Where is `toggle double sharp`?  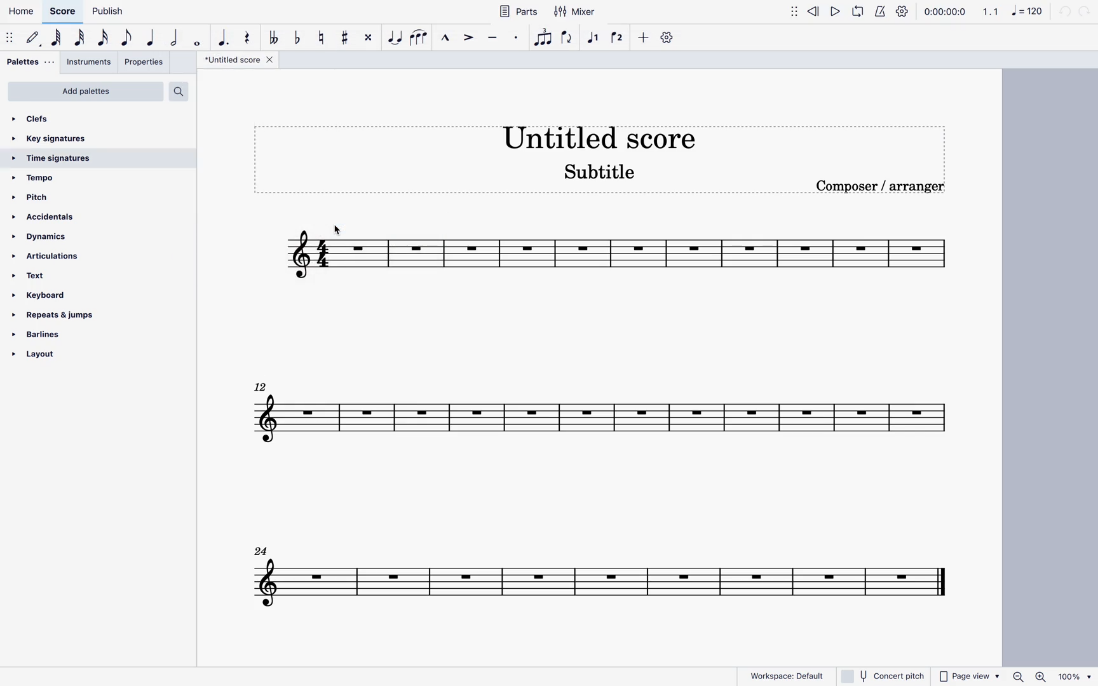 toggle double sharp is located at coordinates (365, 37).